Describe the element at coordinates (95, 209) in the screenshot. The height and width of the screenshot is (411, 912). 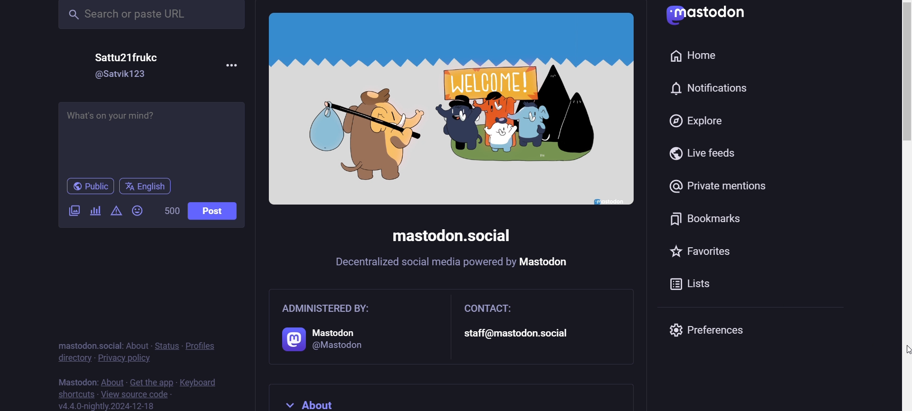
I see `poll` at that location.